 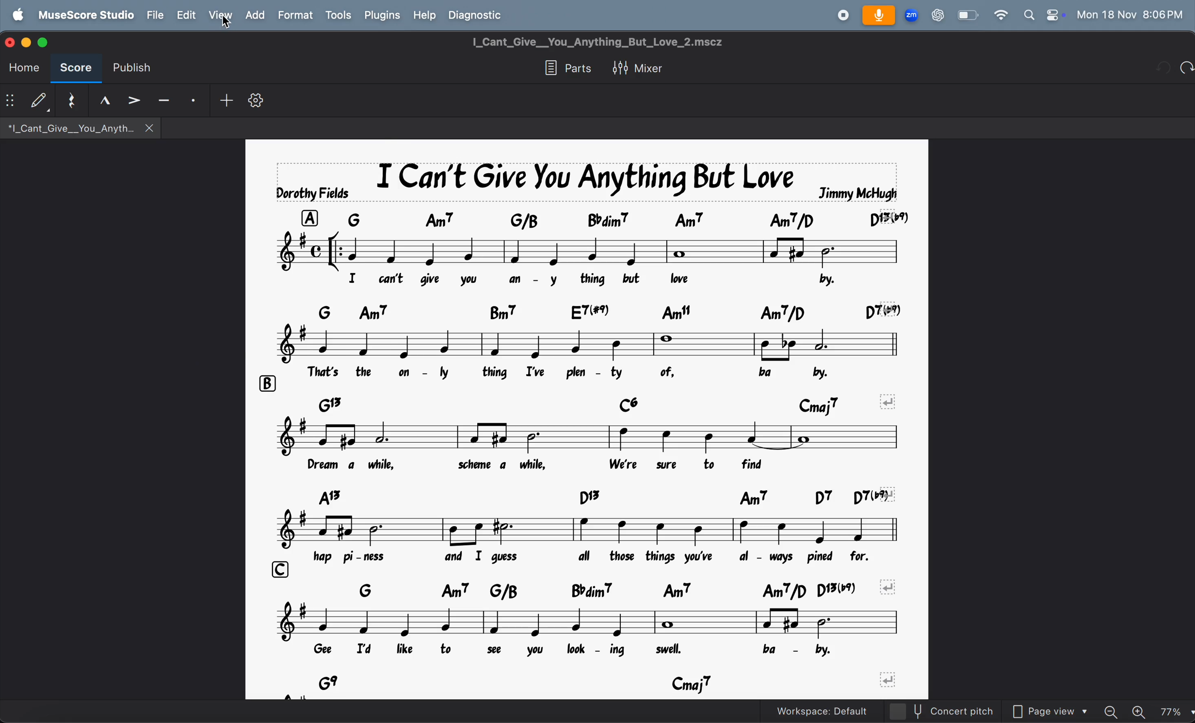 I want to click on lyrics, so click(x=581, y=465).